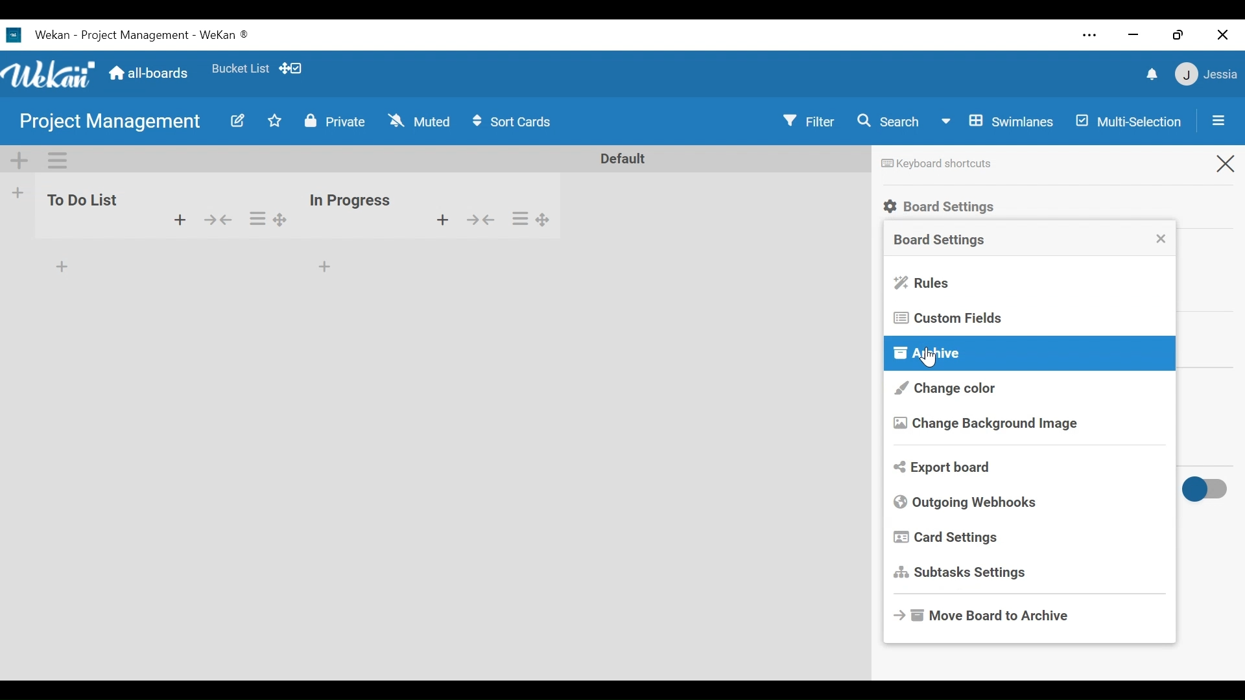 The image size is (1245, 700). What do you see at coordinates (1028, 353) in the screenshot?
I see `Archive` at bounding box center [1028, 353].